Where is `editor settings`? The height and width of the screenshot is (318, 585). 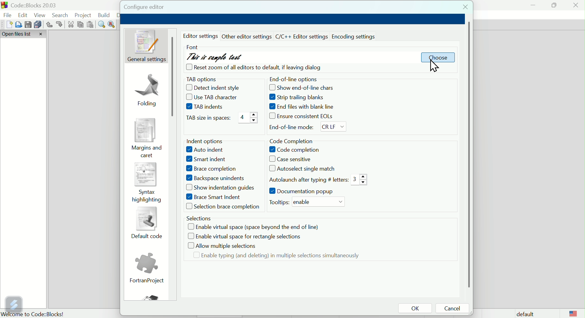 editor settings is located at coordinates (202, 36).